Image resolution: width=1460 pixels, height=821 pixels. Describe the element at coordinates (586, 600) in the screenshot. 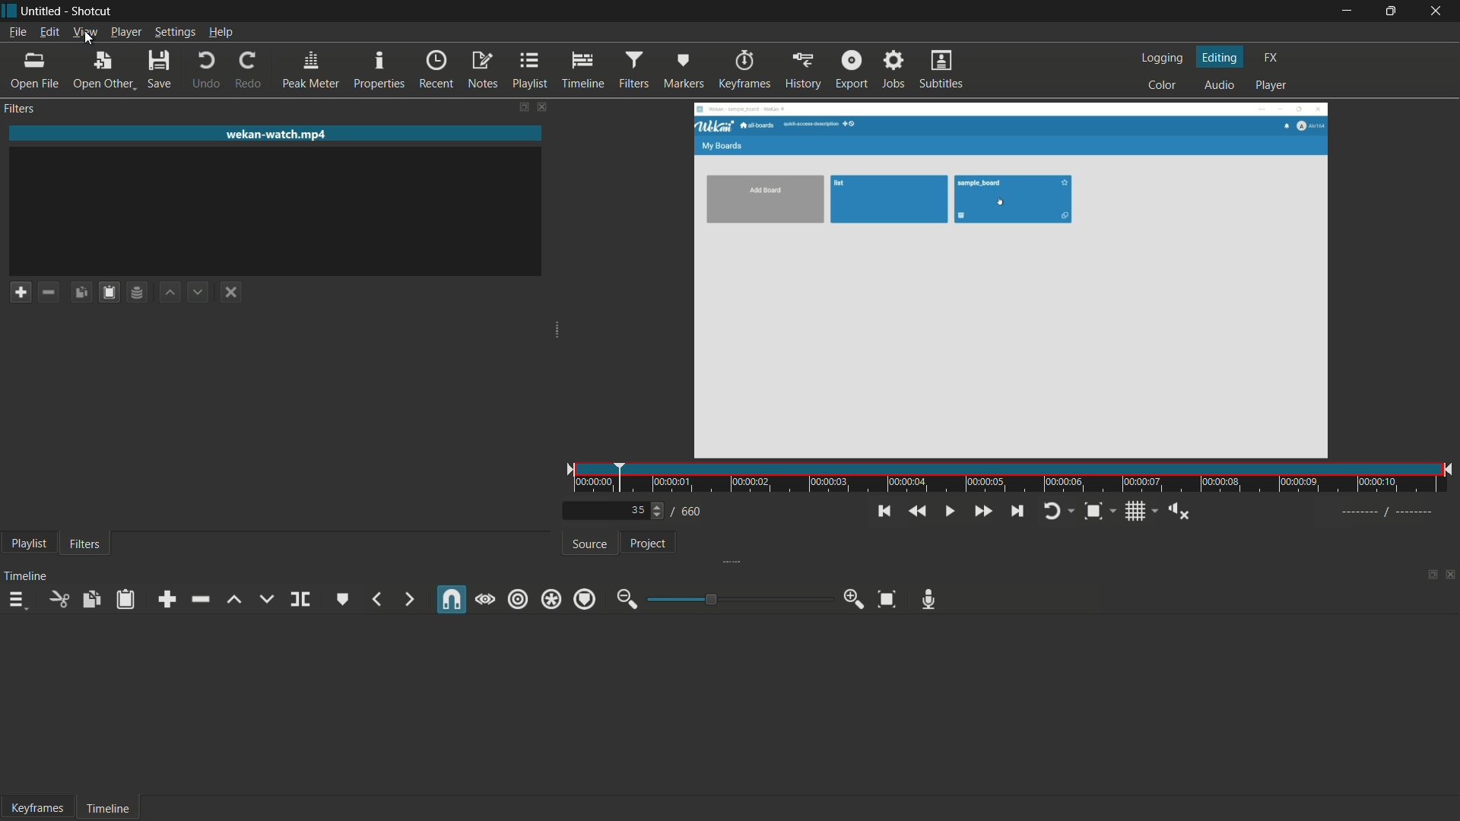

I see `ripple markers` at that location.